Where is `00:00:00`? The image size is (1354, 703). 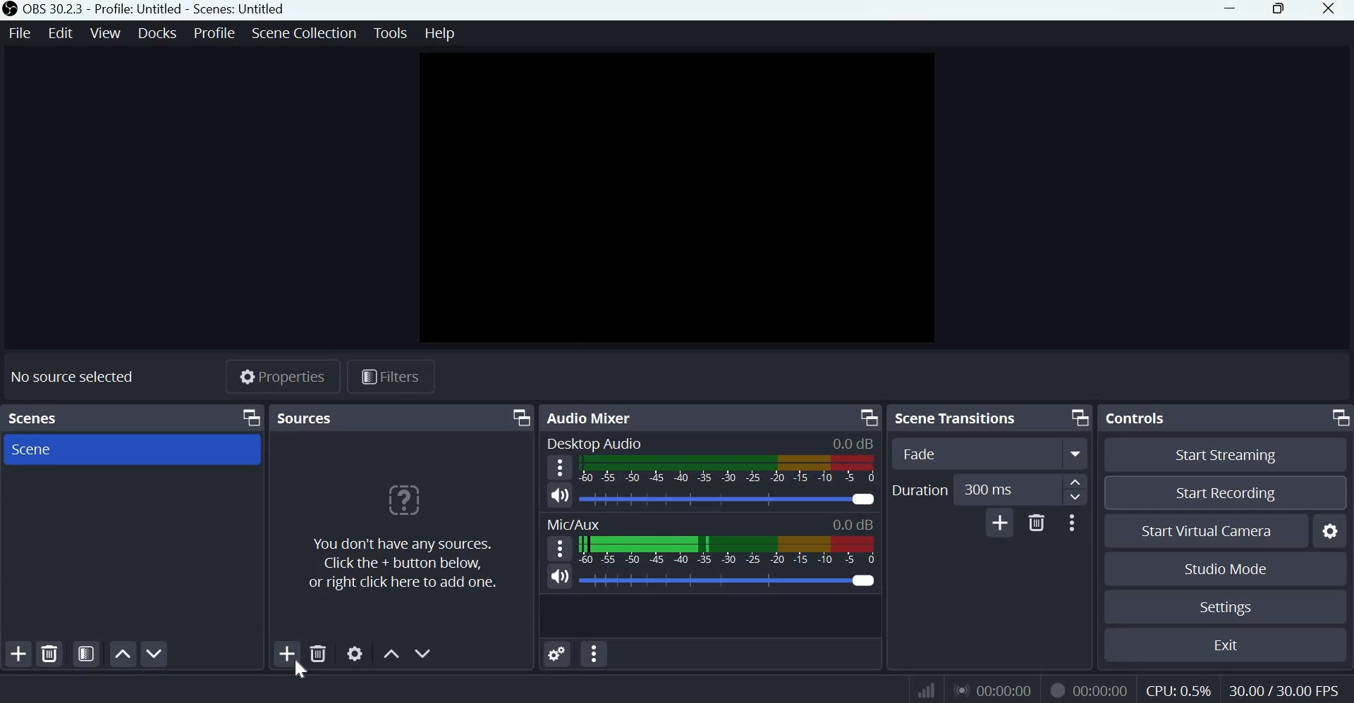
00:00:00 is located at coordinates (996, 690).